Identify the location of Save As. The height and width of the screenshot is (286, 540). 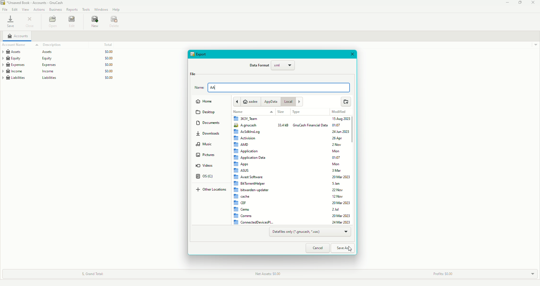
(344, 247).